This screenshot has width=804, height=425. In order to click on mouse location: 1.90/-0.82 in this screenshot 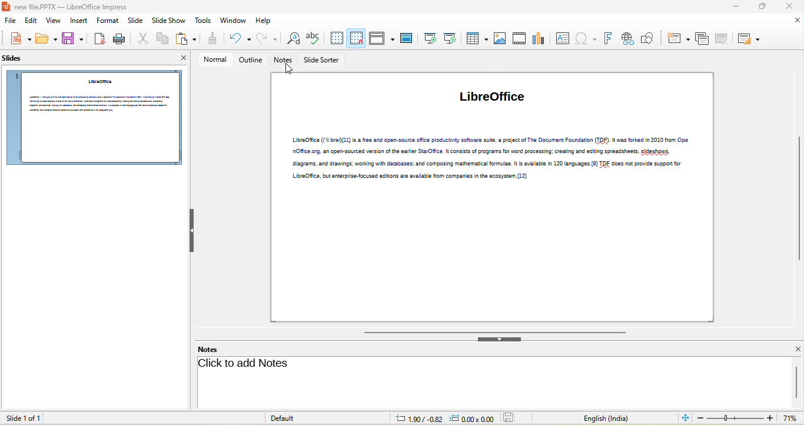, I will do `click(418, 418)`.